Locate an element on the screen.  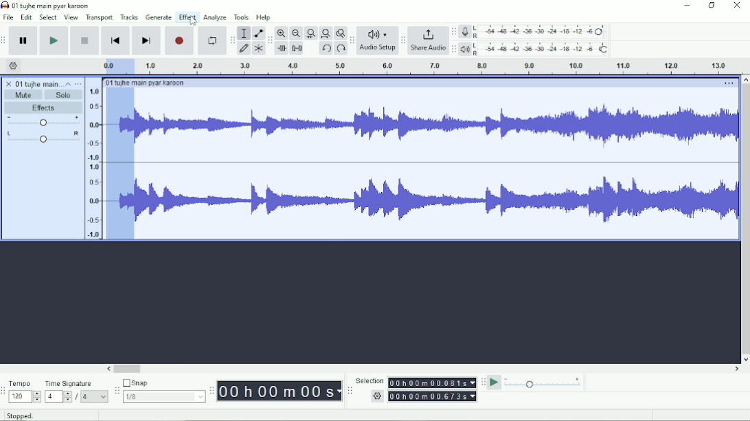
Analyze is located at coordinates (214, 19).